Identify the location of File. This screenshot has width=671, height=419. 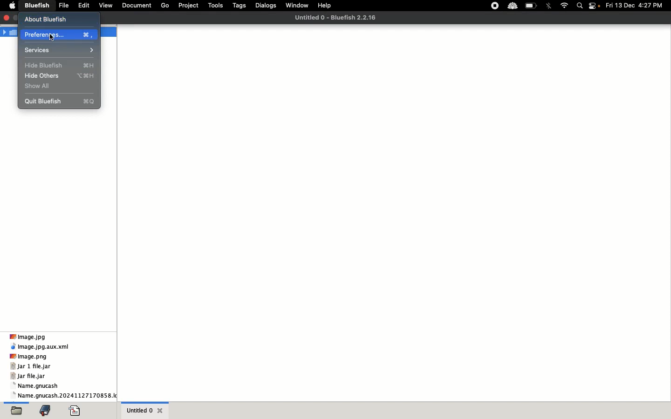
(63, 7).